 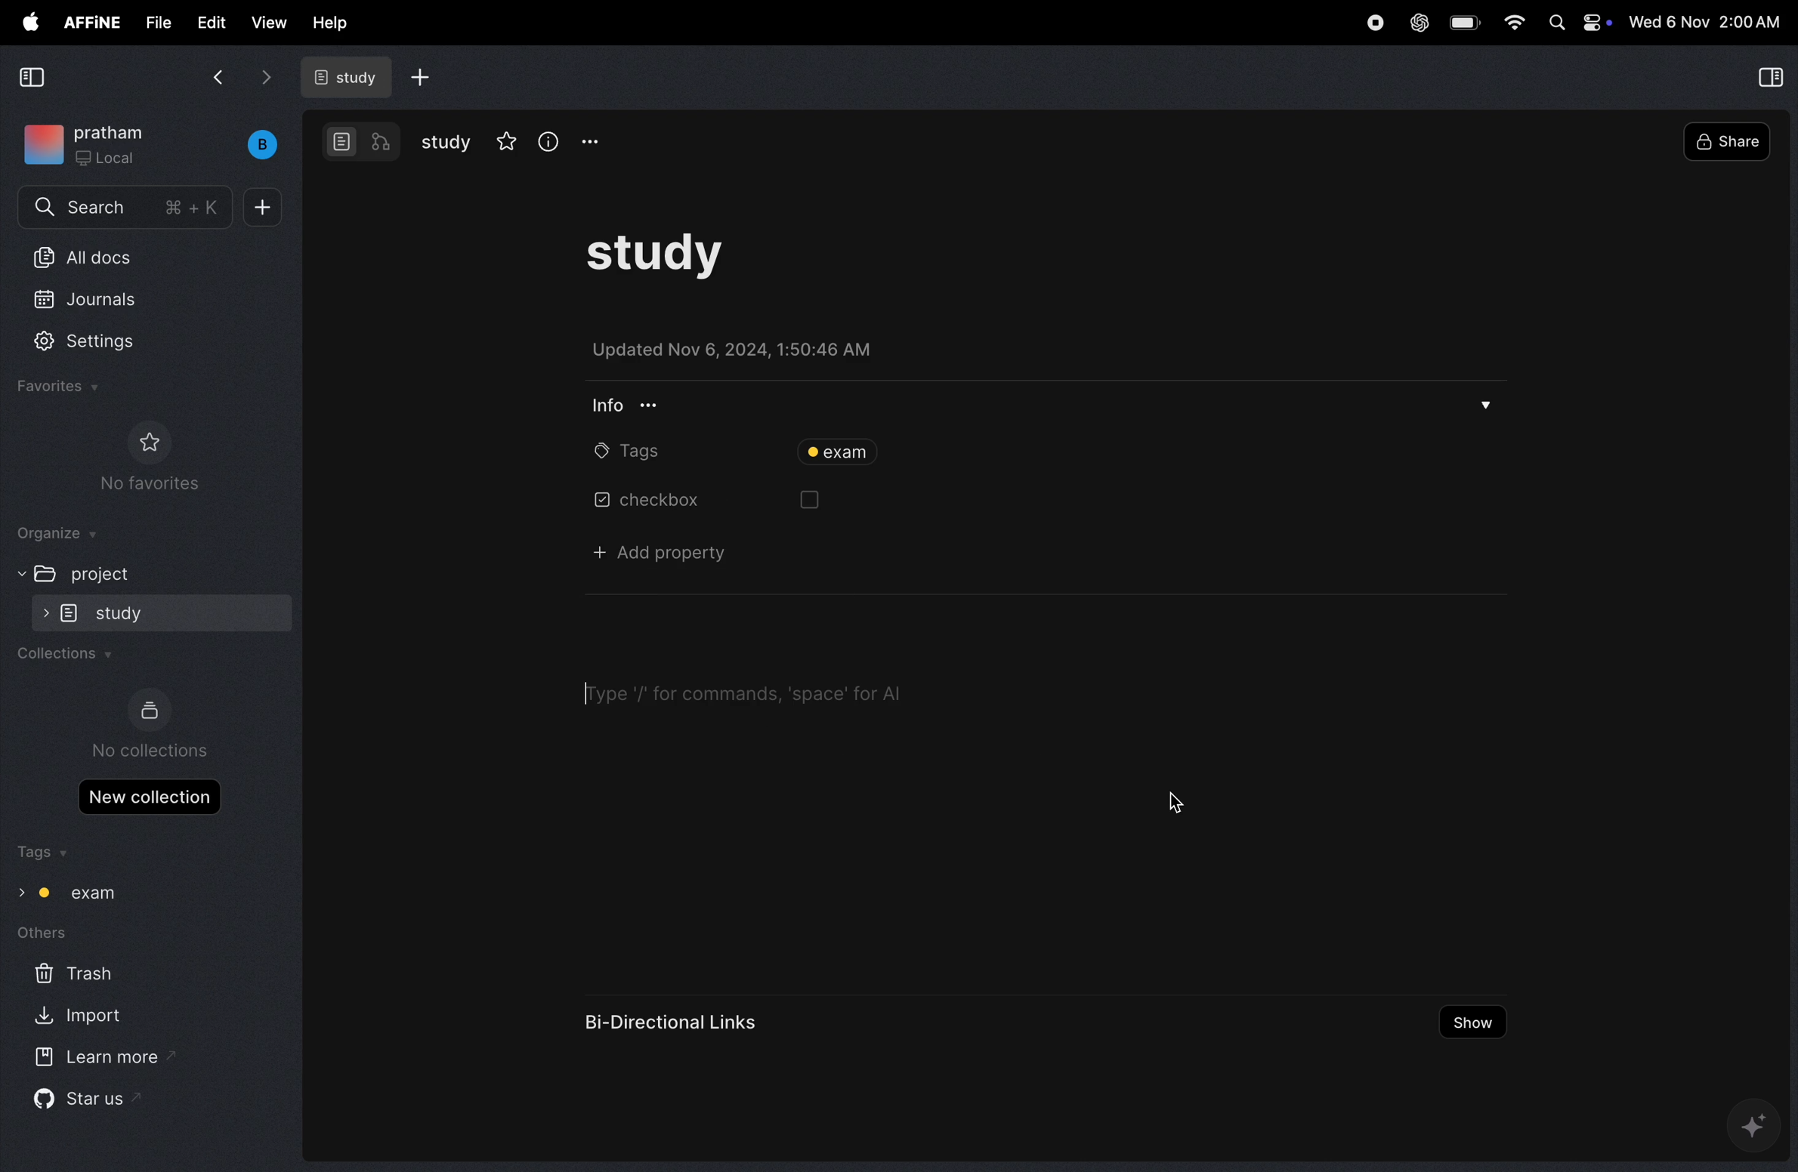 What do you see at coordinates (212, 23) in the screenshot?
I see `edit` at bounding box center [212, 23].